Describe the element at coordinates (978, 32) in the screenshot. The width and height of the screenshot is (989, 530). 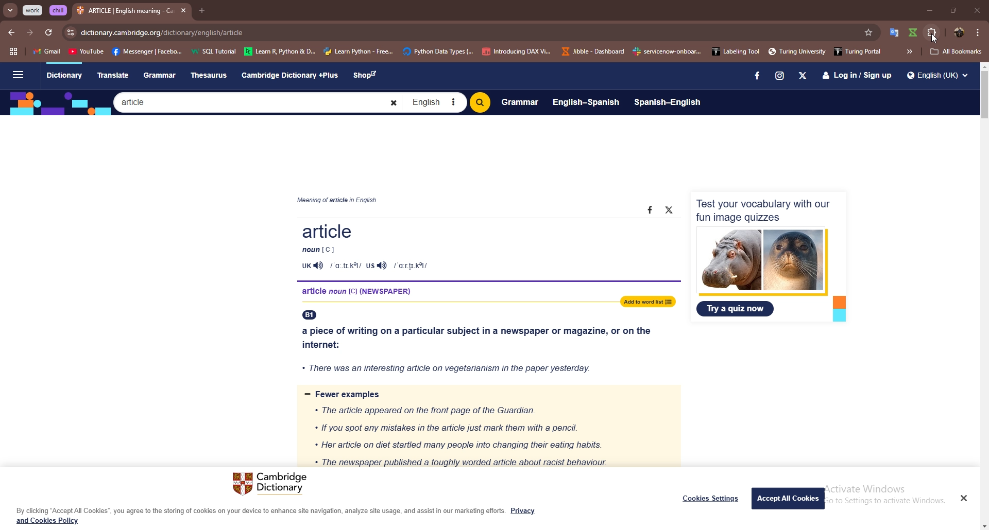
I see `options` at that location.